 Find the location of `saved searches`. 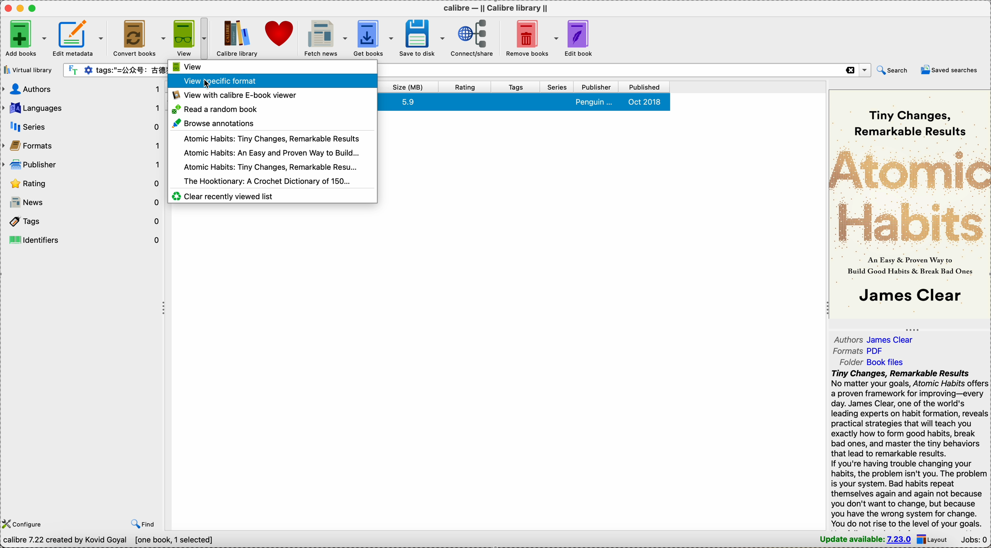

saved searches is located at coordinates (951, 69).